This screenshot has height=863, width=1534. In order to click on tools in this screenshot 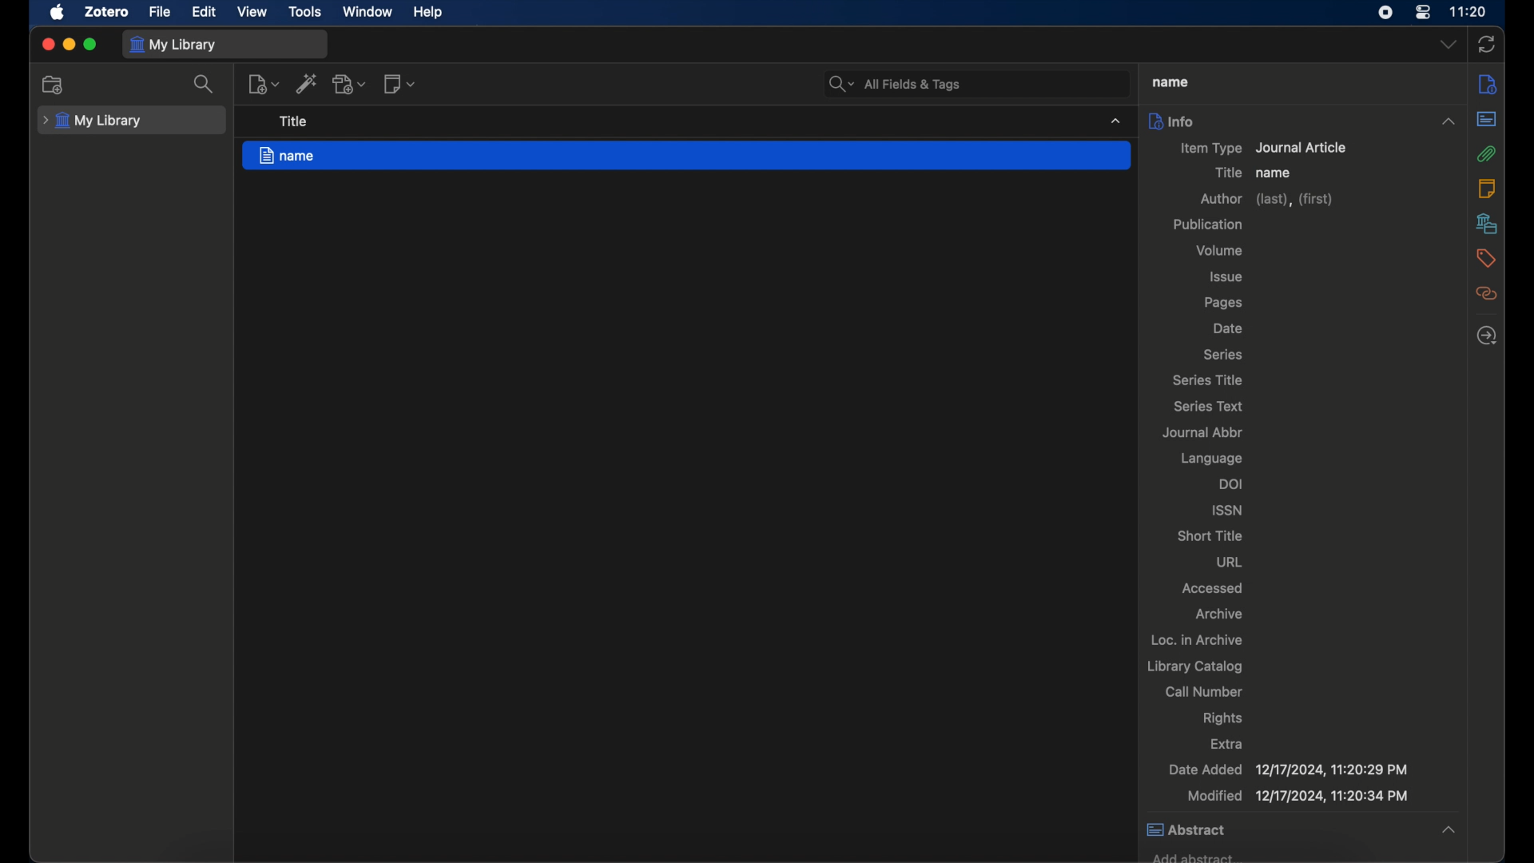, I will do `click(306, 12)`.